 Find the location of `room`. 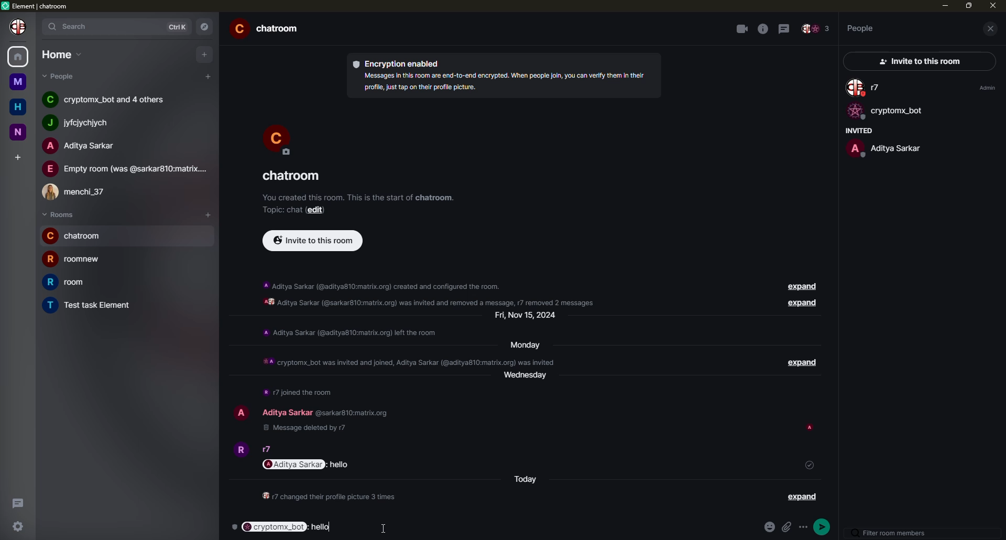

room is located at coordinates (91, 306).